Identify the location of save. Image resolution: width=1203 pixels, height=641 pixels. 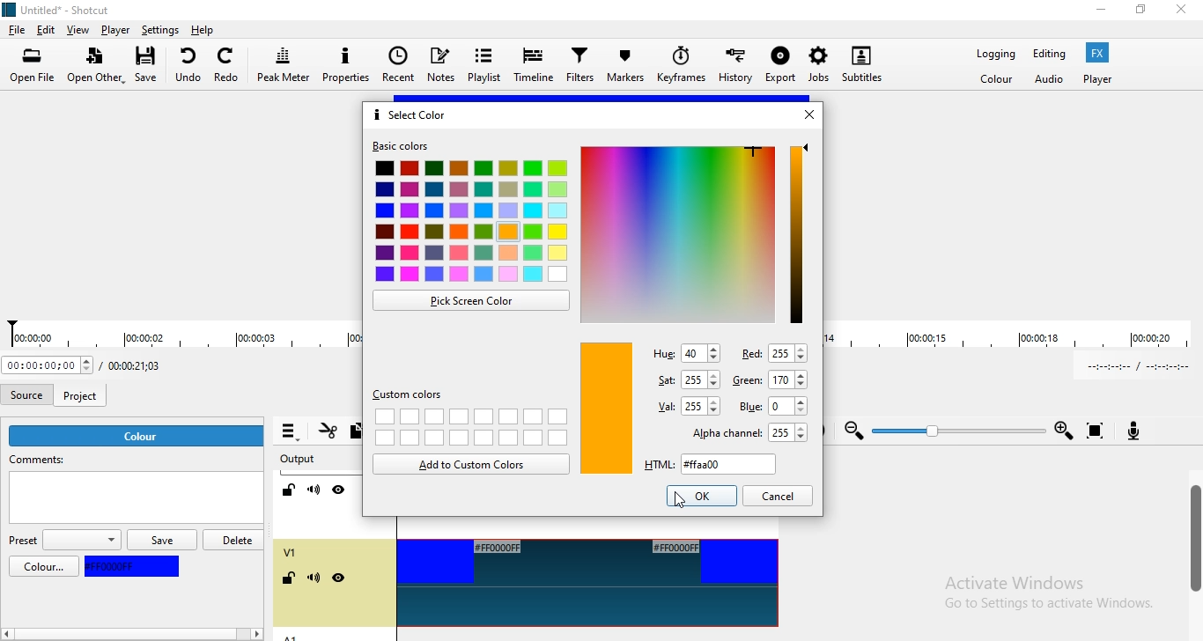
(161, 541).